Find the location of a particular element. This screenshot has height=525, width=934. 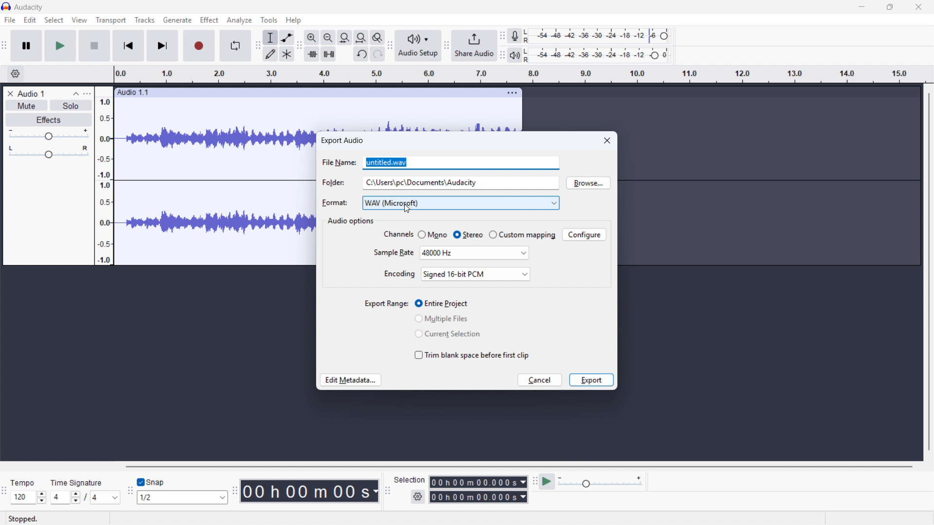

Trim audio outside selection  is located at coordinates (311, 54).